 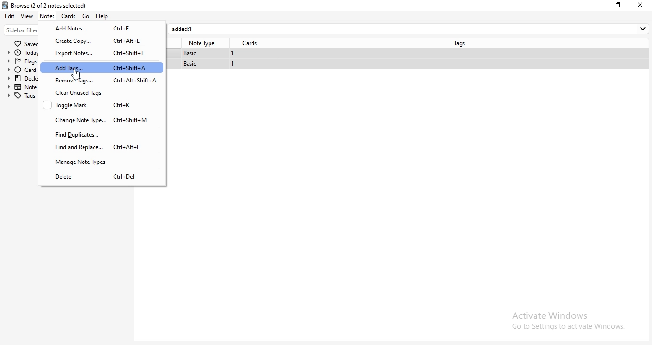 I want to click on basic, so click(x=193, y=53).